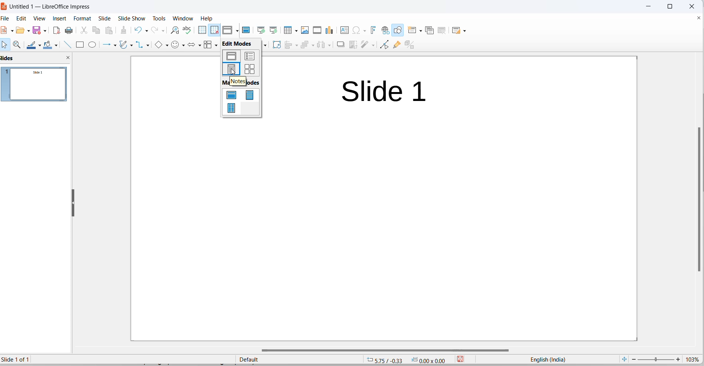 The image size is (704, 366). I want to click on symbol shapes, so click(175, 45).